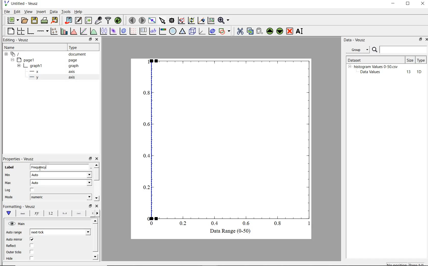  What do you see at coordinates (192, 32) in the screenshot?
I see `3d scene` at bounding box center [192, 32].